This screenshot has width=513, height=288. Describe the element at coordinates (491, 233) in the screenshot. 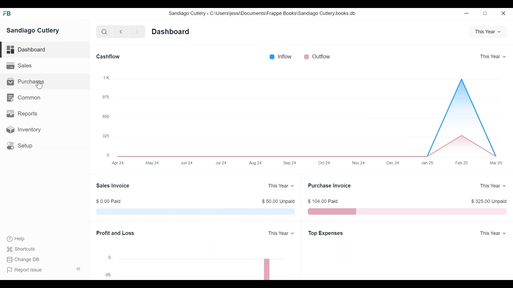

I see `This Year ` at that location.